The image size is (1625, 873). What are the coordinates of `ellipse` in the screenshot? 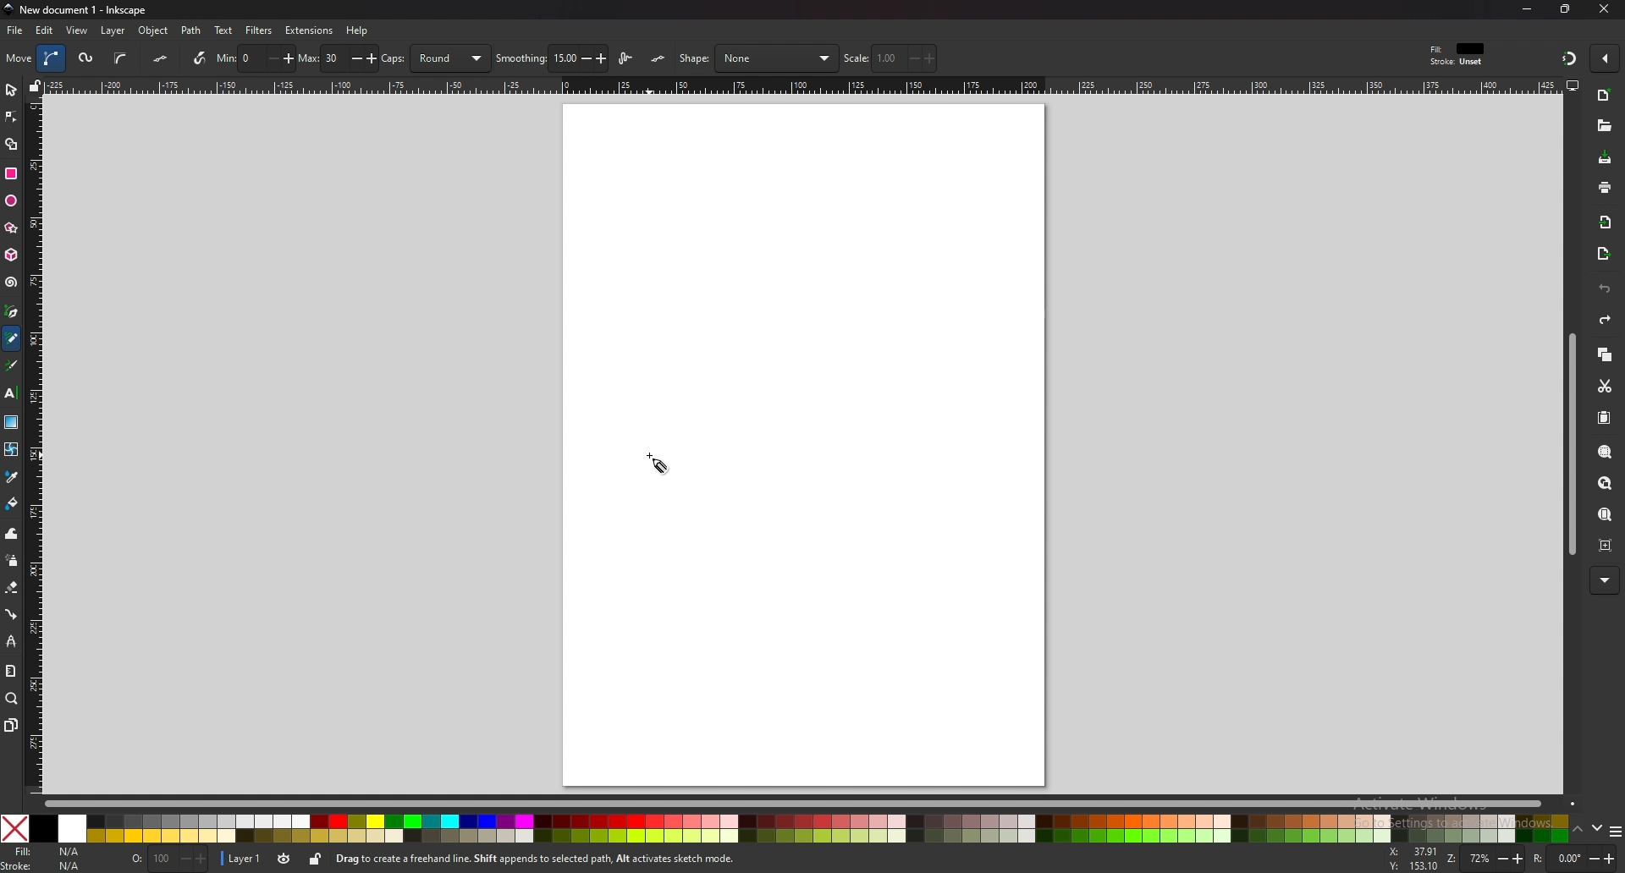 It's located at (12, 200).